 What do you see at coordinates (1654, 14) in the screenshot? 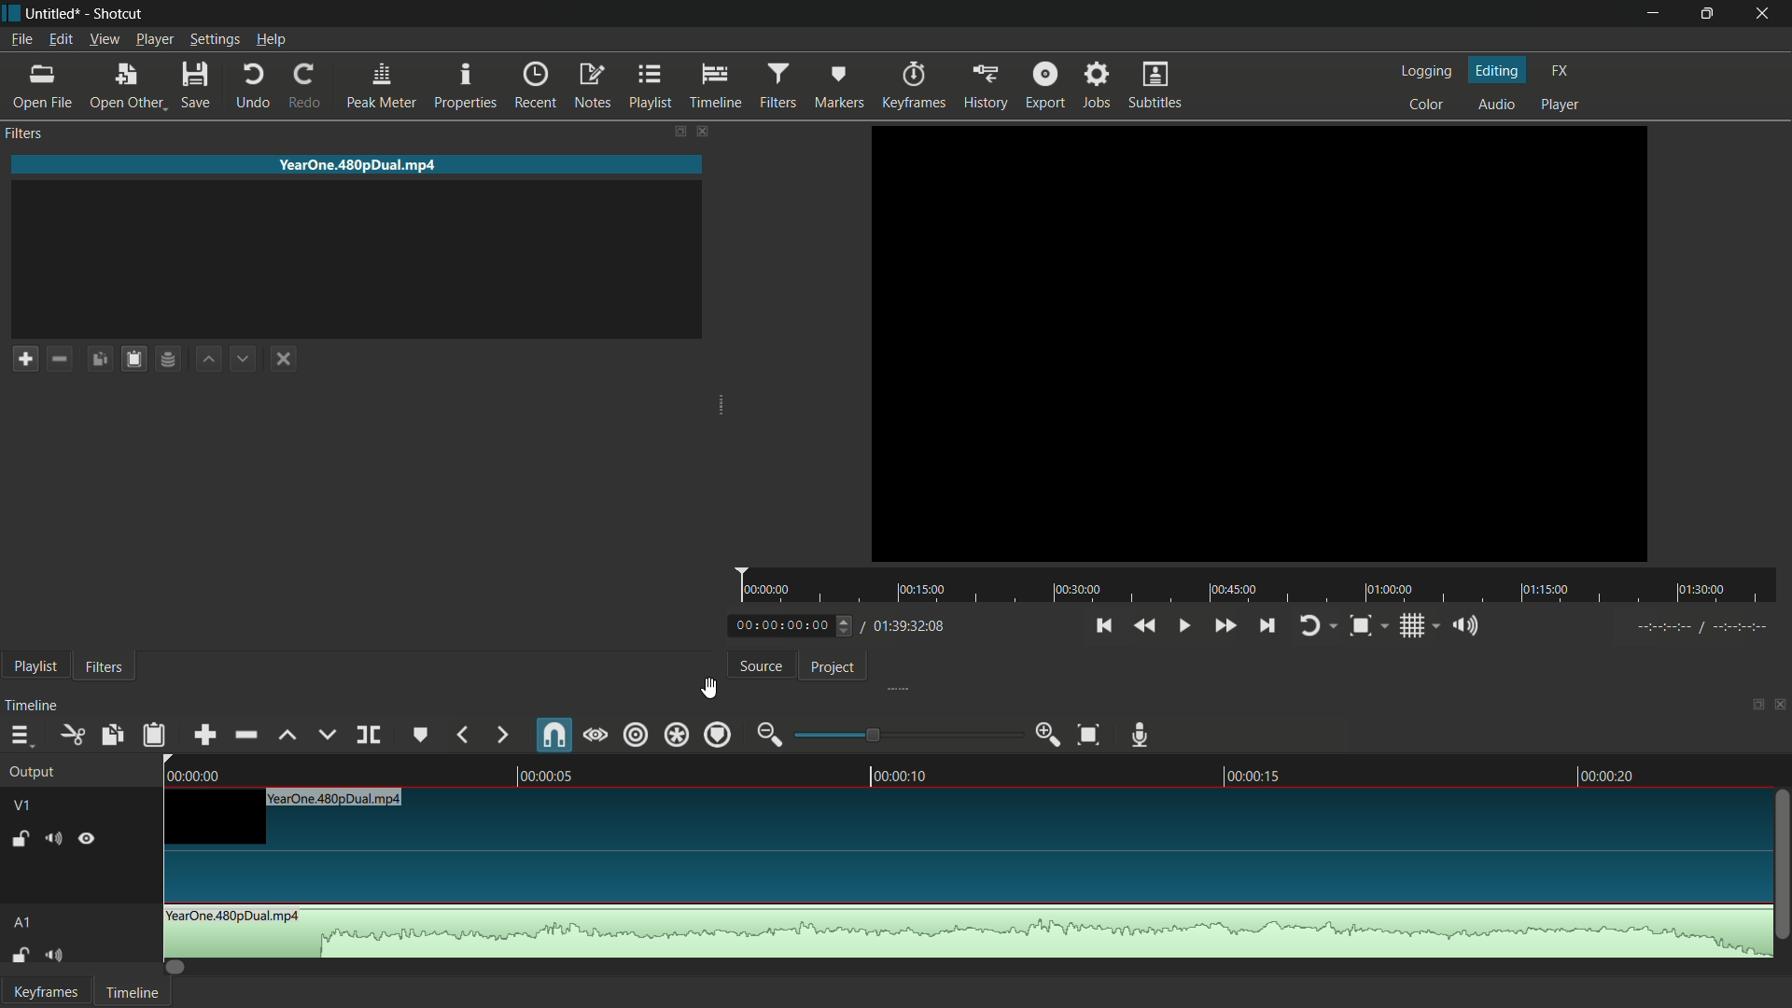
I see `minimize` at bounding box center [1654, 14].